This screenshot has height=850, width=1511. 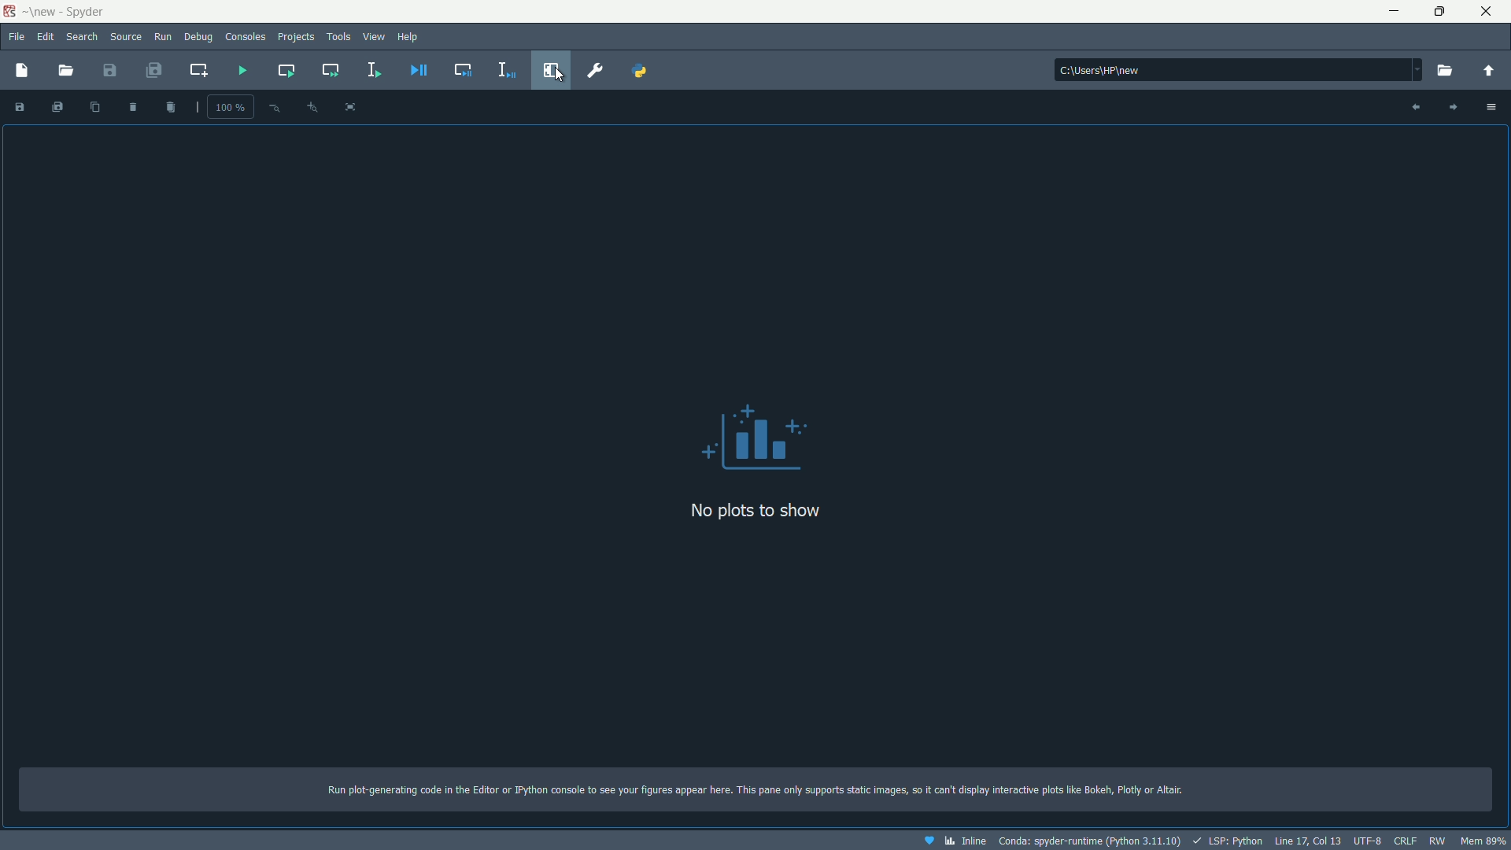 What do you see at coordinates (82, 36) in the screenshot?
I see `search` at bounding box center [82, 36].